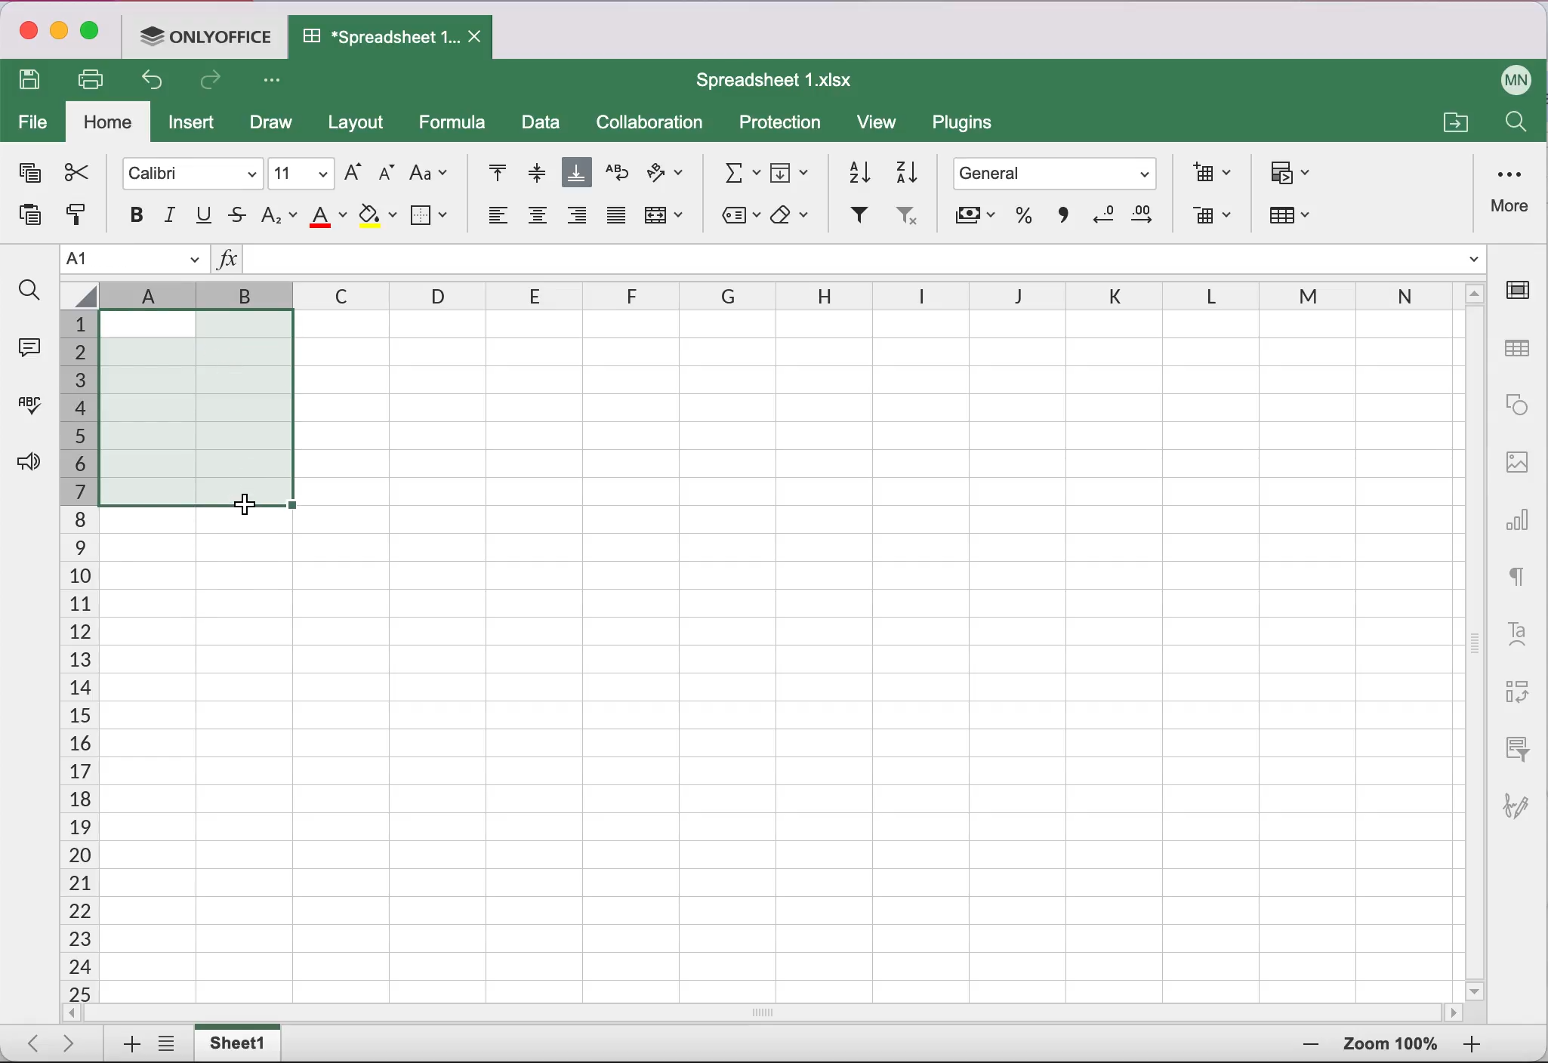  What do you see at coordinates (781, 1012) in the screenshot?
I see `horizontal slider` at bounding box center [781, 1012].